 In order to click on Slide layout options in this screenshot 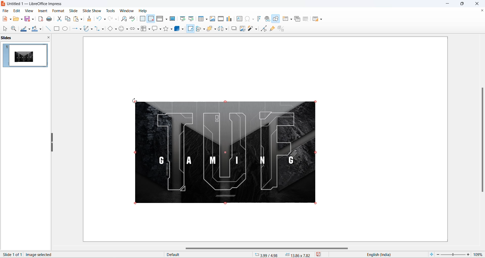, I will do `click(322, 19)`.